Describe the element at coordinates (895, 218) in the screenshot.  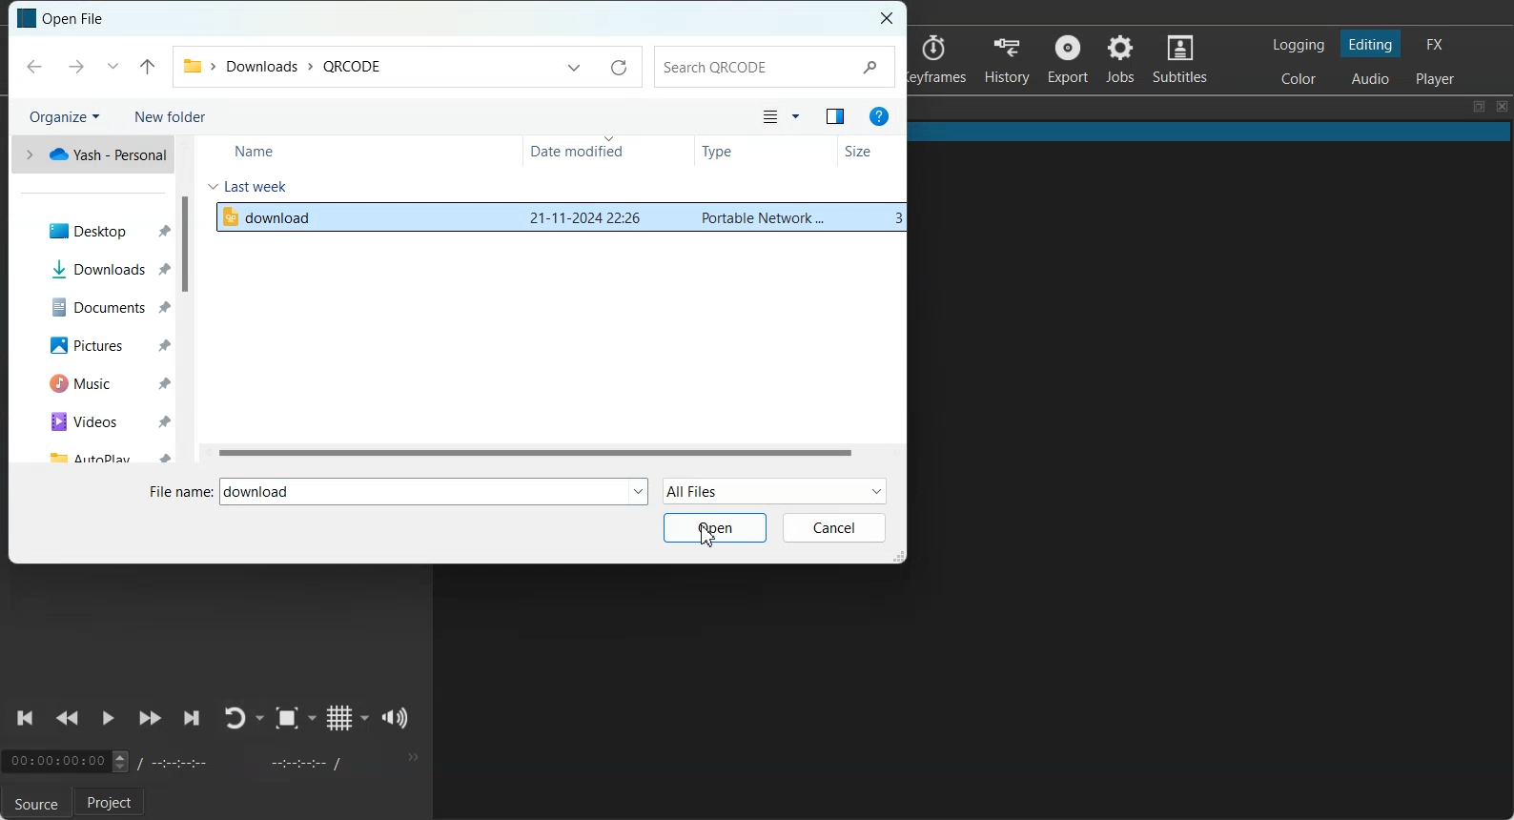
I see `size` at that location.